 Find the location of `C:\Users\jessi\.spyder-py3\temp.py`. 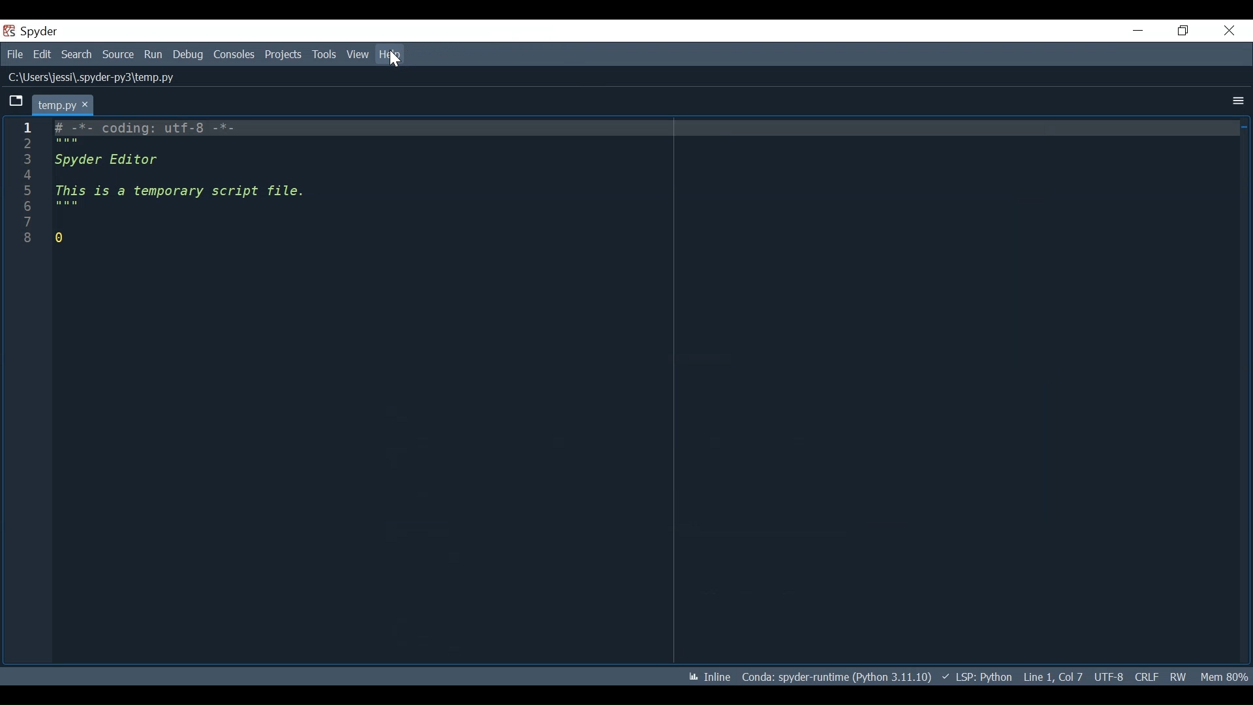

C:\Users\jessi\.spyder-py3\temp.py is located at coordinates (107, 78).